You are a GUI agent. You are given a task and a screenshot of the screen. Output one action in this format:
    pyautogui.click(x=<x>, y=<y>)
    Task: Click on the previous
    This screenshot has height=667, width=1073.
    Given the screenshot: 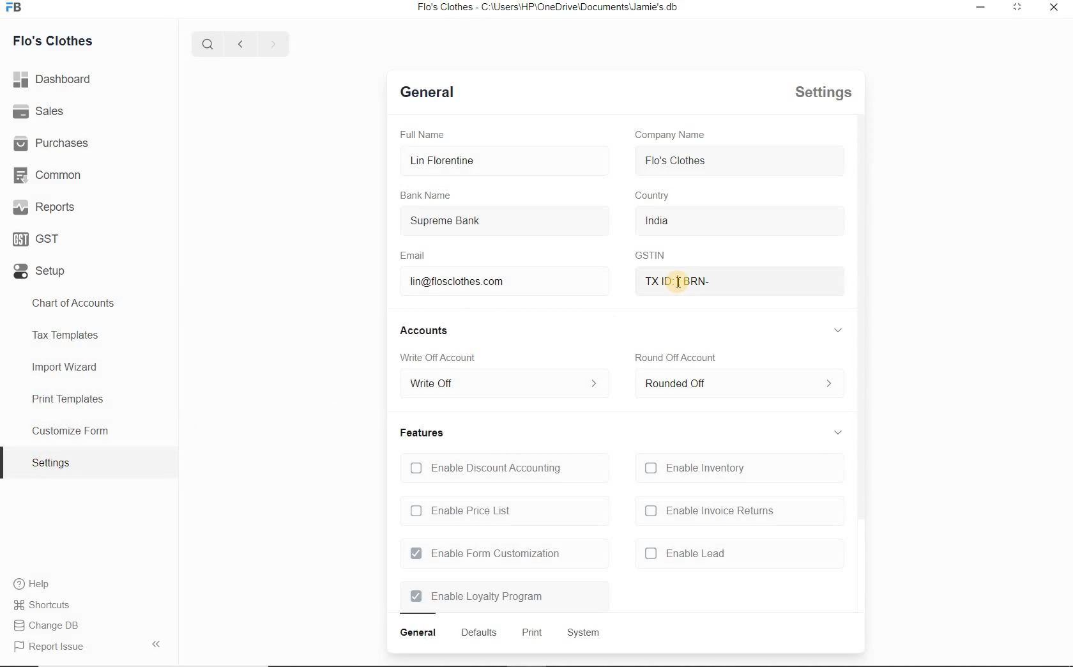 What is the action you would take?
    pyautogui.click(x=239, y=44)
    